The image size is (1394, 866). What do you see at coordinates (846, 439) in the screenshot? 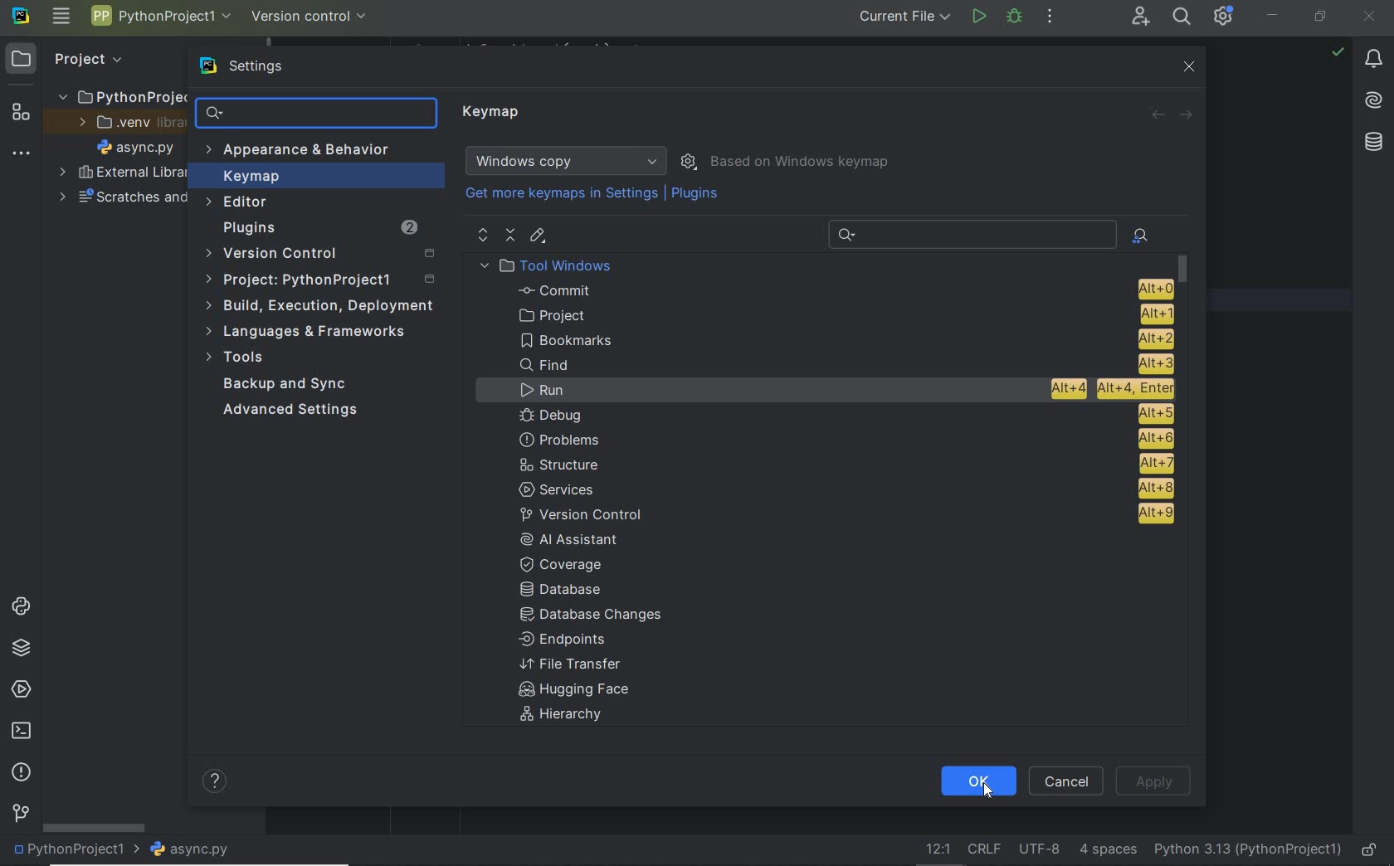
I see `problems` at bounding box center [846, 439].